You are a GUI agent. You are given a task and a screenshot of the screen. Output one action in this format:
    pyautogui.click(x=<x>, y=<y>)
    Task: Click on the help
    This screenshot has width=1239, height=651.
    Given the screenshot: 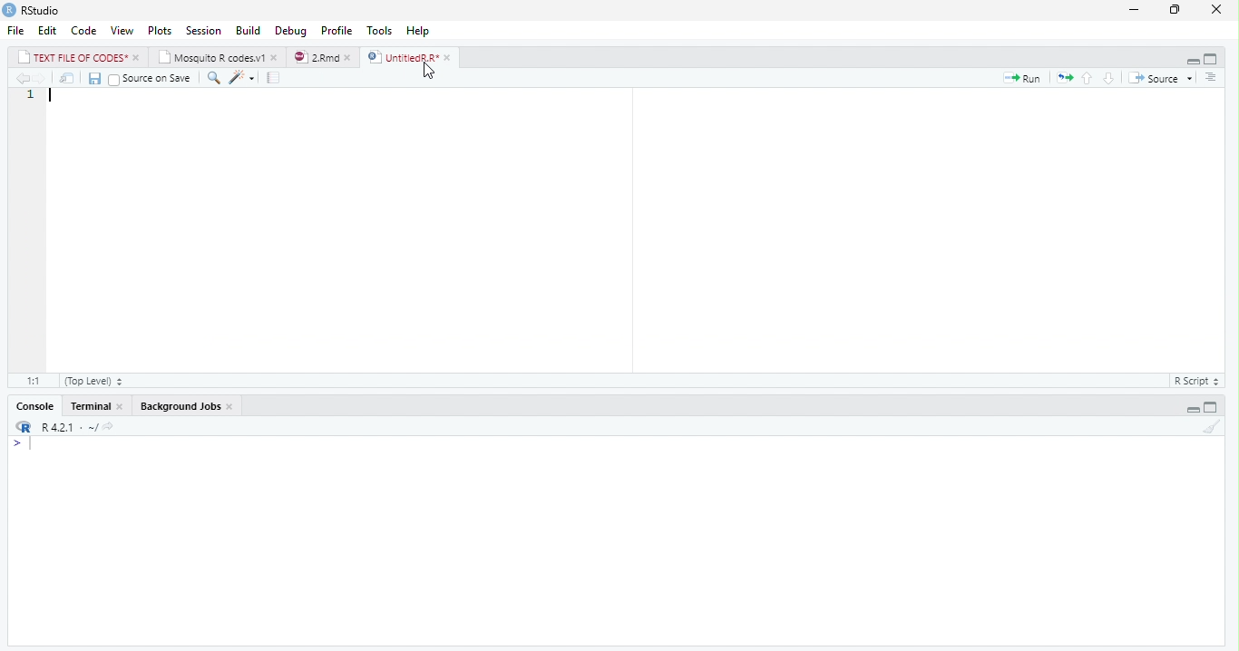 What is the action you would take?
    pyautogui.click(x=418, y=31)
    